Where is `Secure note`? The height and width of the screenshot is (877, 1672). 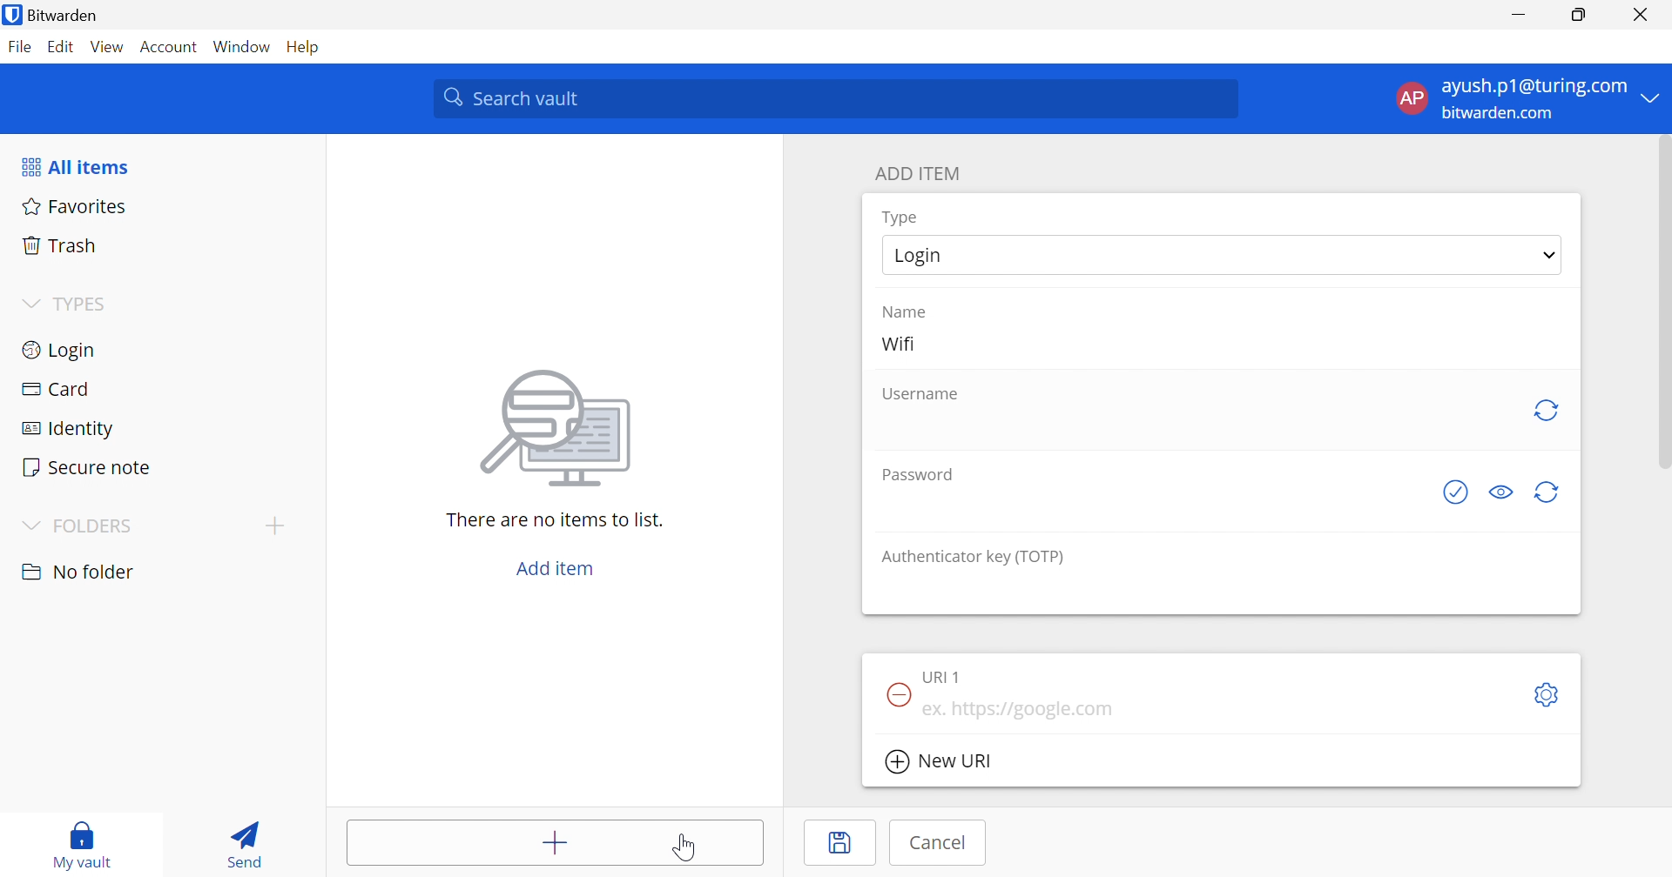 Secure note is located at coordinates (85, 469).